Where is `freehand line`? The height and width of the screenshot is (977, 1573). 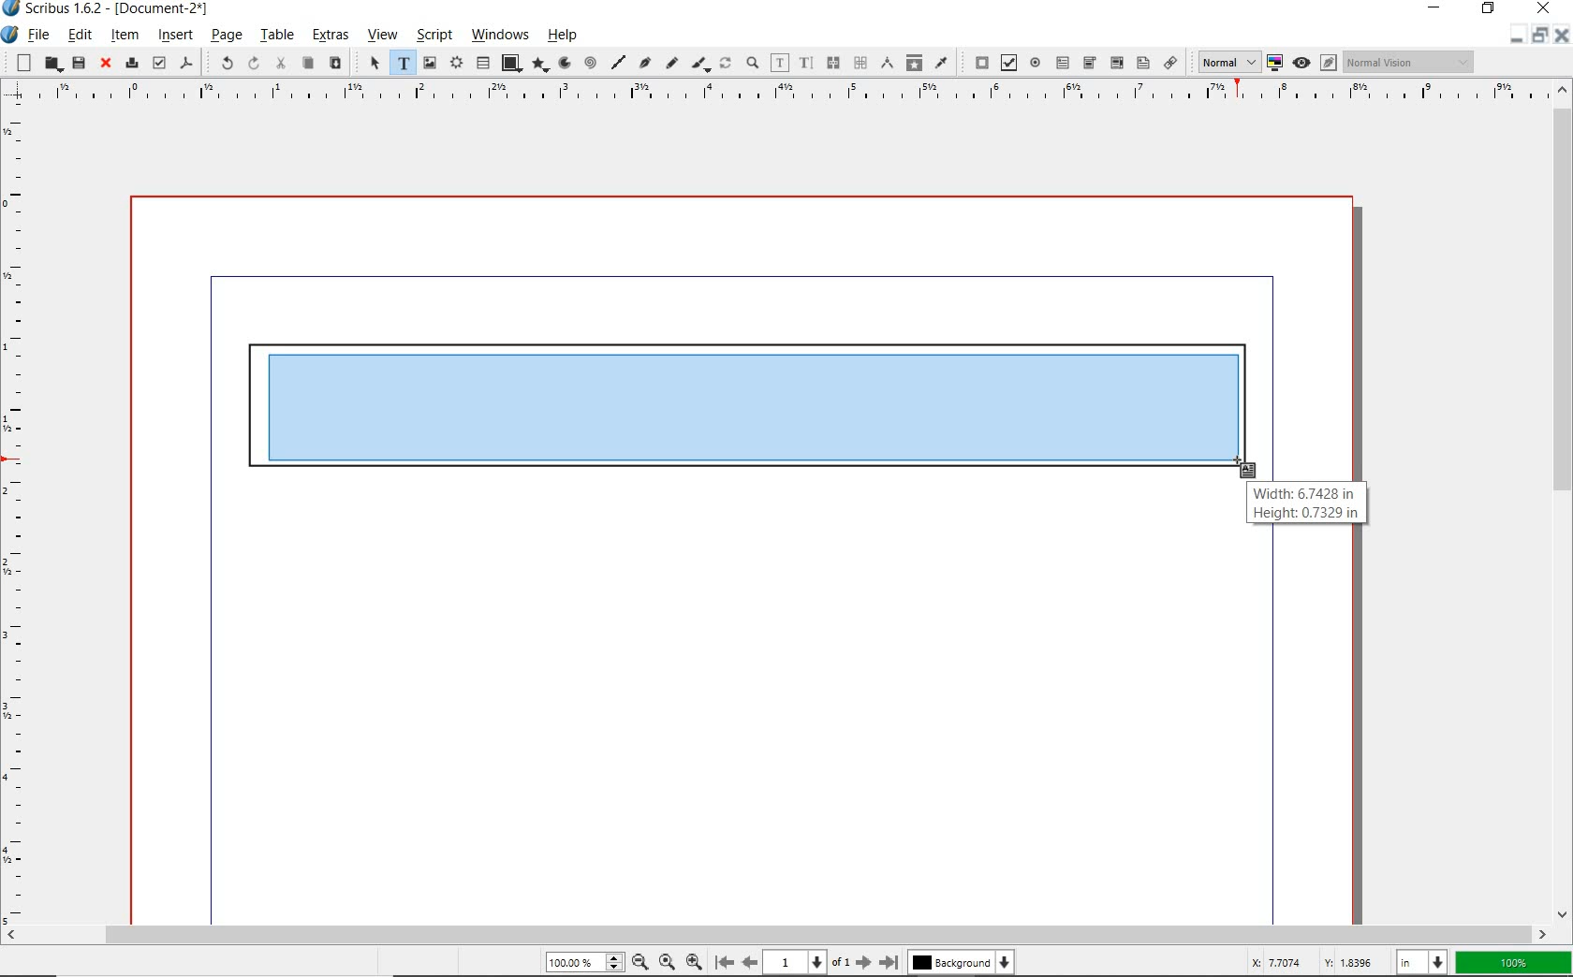
freehand line is located at coordinates (671, 64).